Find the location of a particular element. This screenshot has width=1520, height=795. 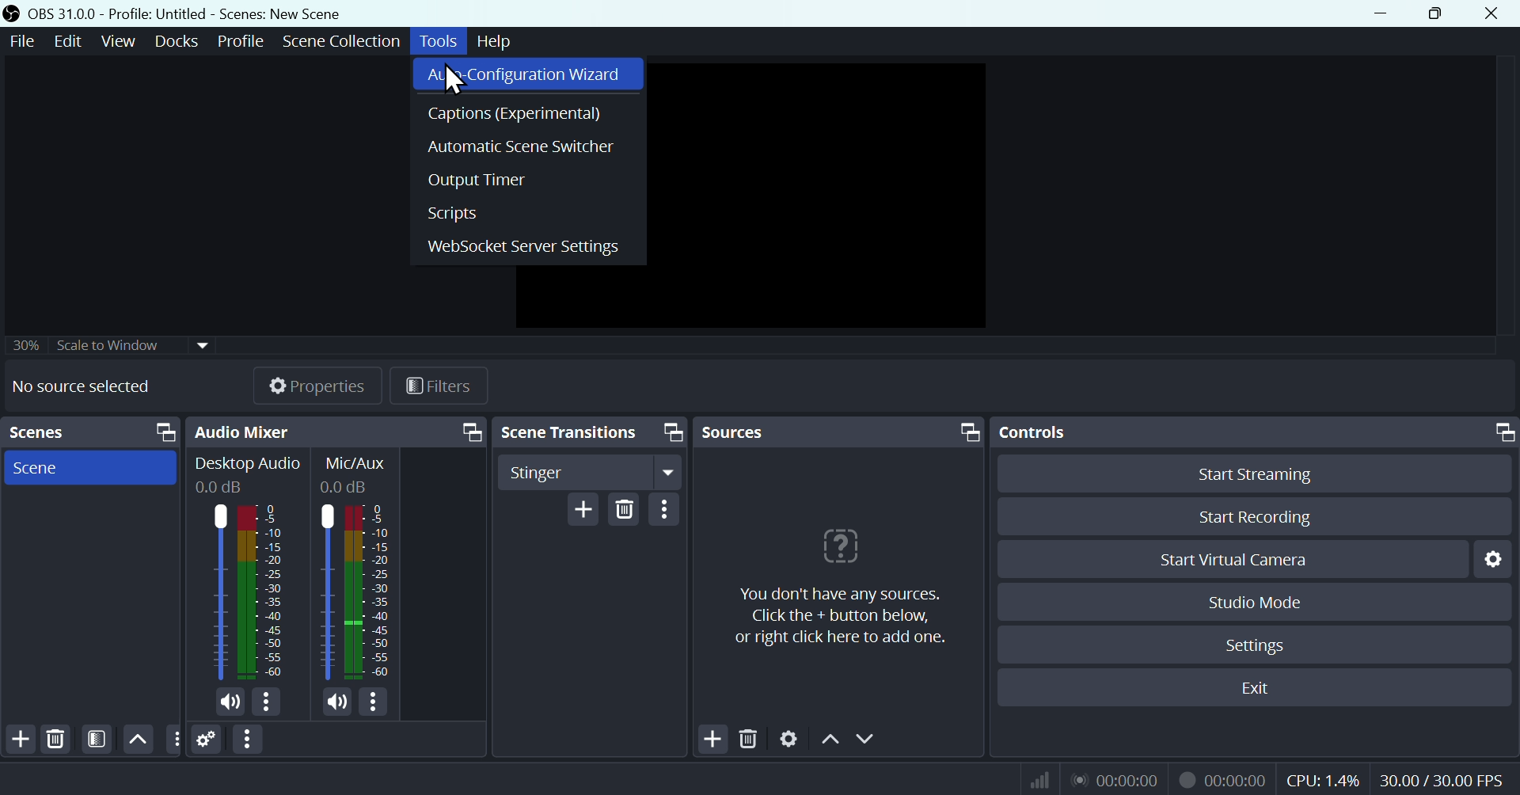

Up is located at coordinates (138, 739).